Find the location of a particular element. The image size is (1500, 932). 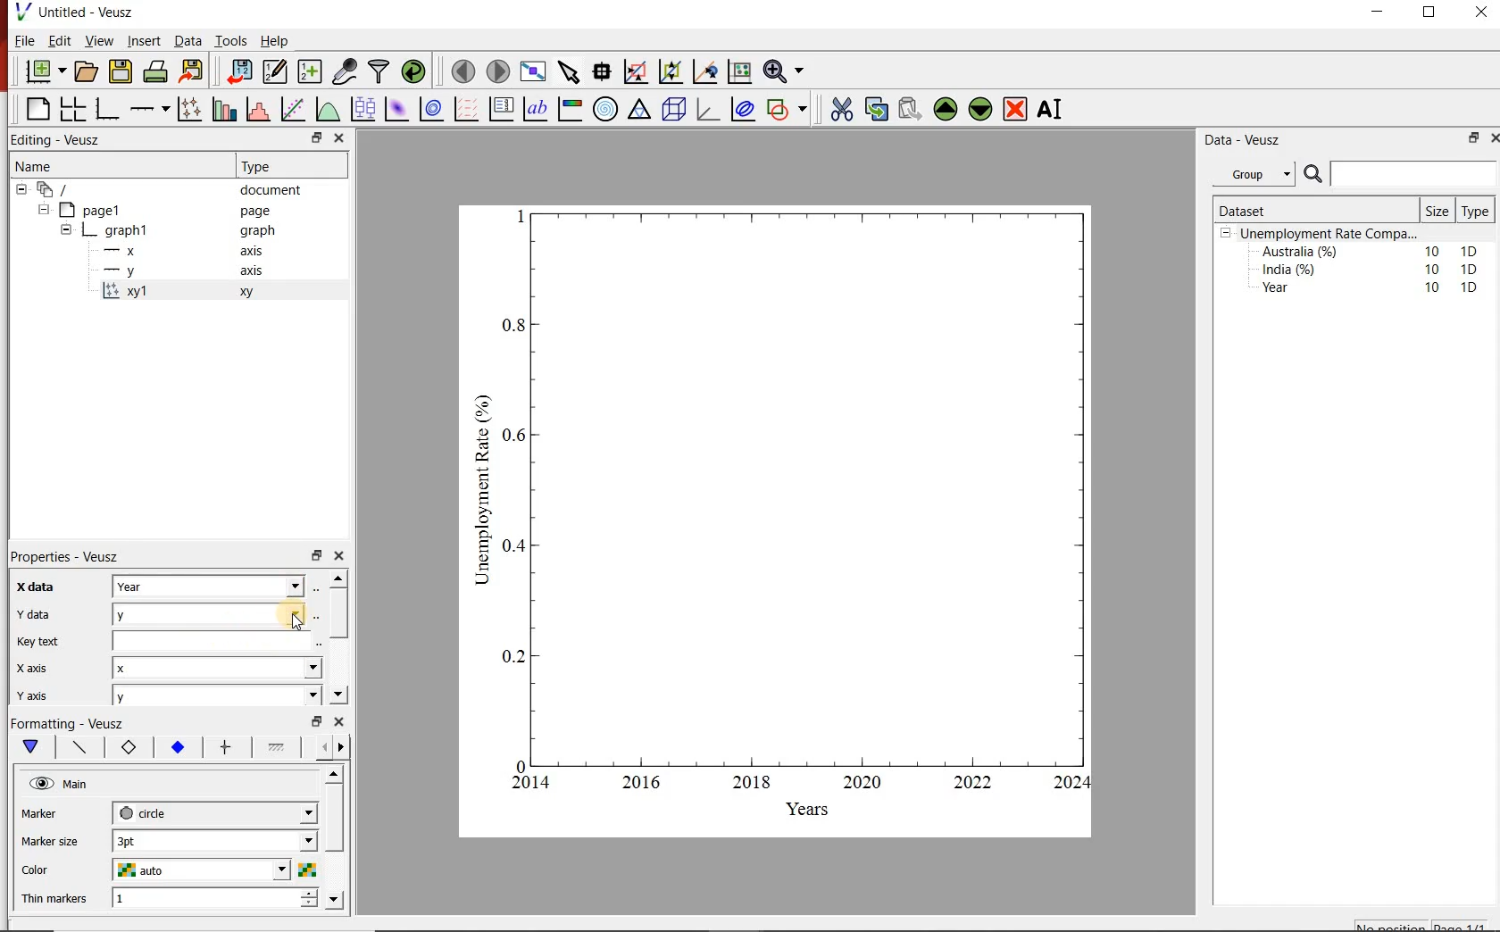

export document is located at coordinates (194, 70).